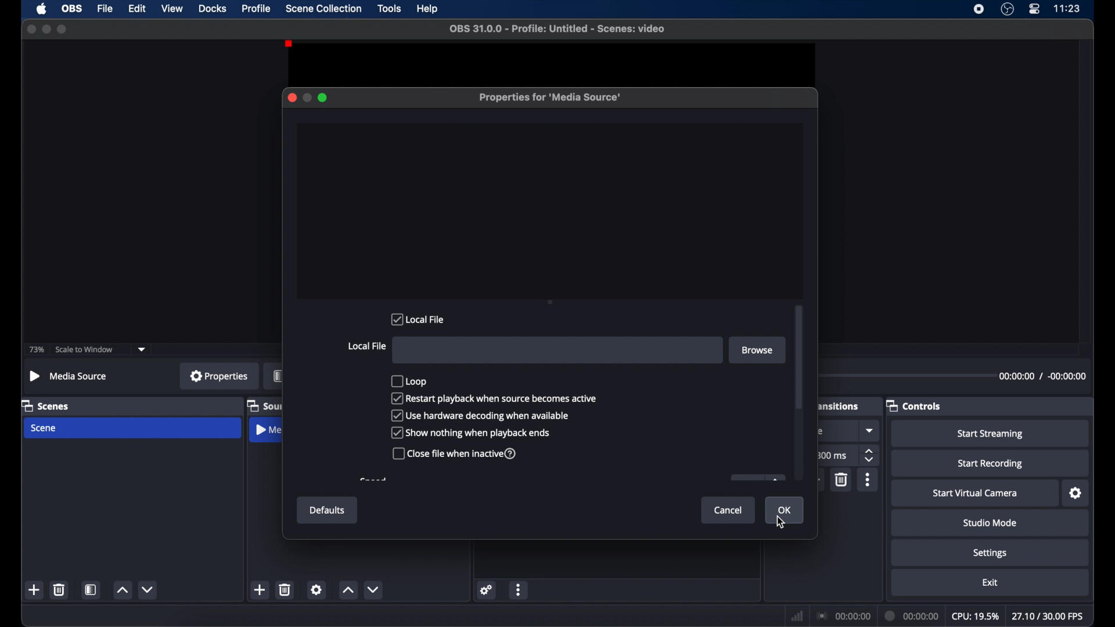  Describe the element at coordinates (1049, 616) in the screenshot. I see `fps` at that location.